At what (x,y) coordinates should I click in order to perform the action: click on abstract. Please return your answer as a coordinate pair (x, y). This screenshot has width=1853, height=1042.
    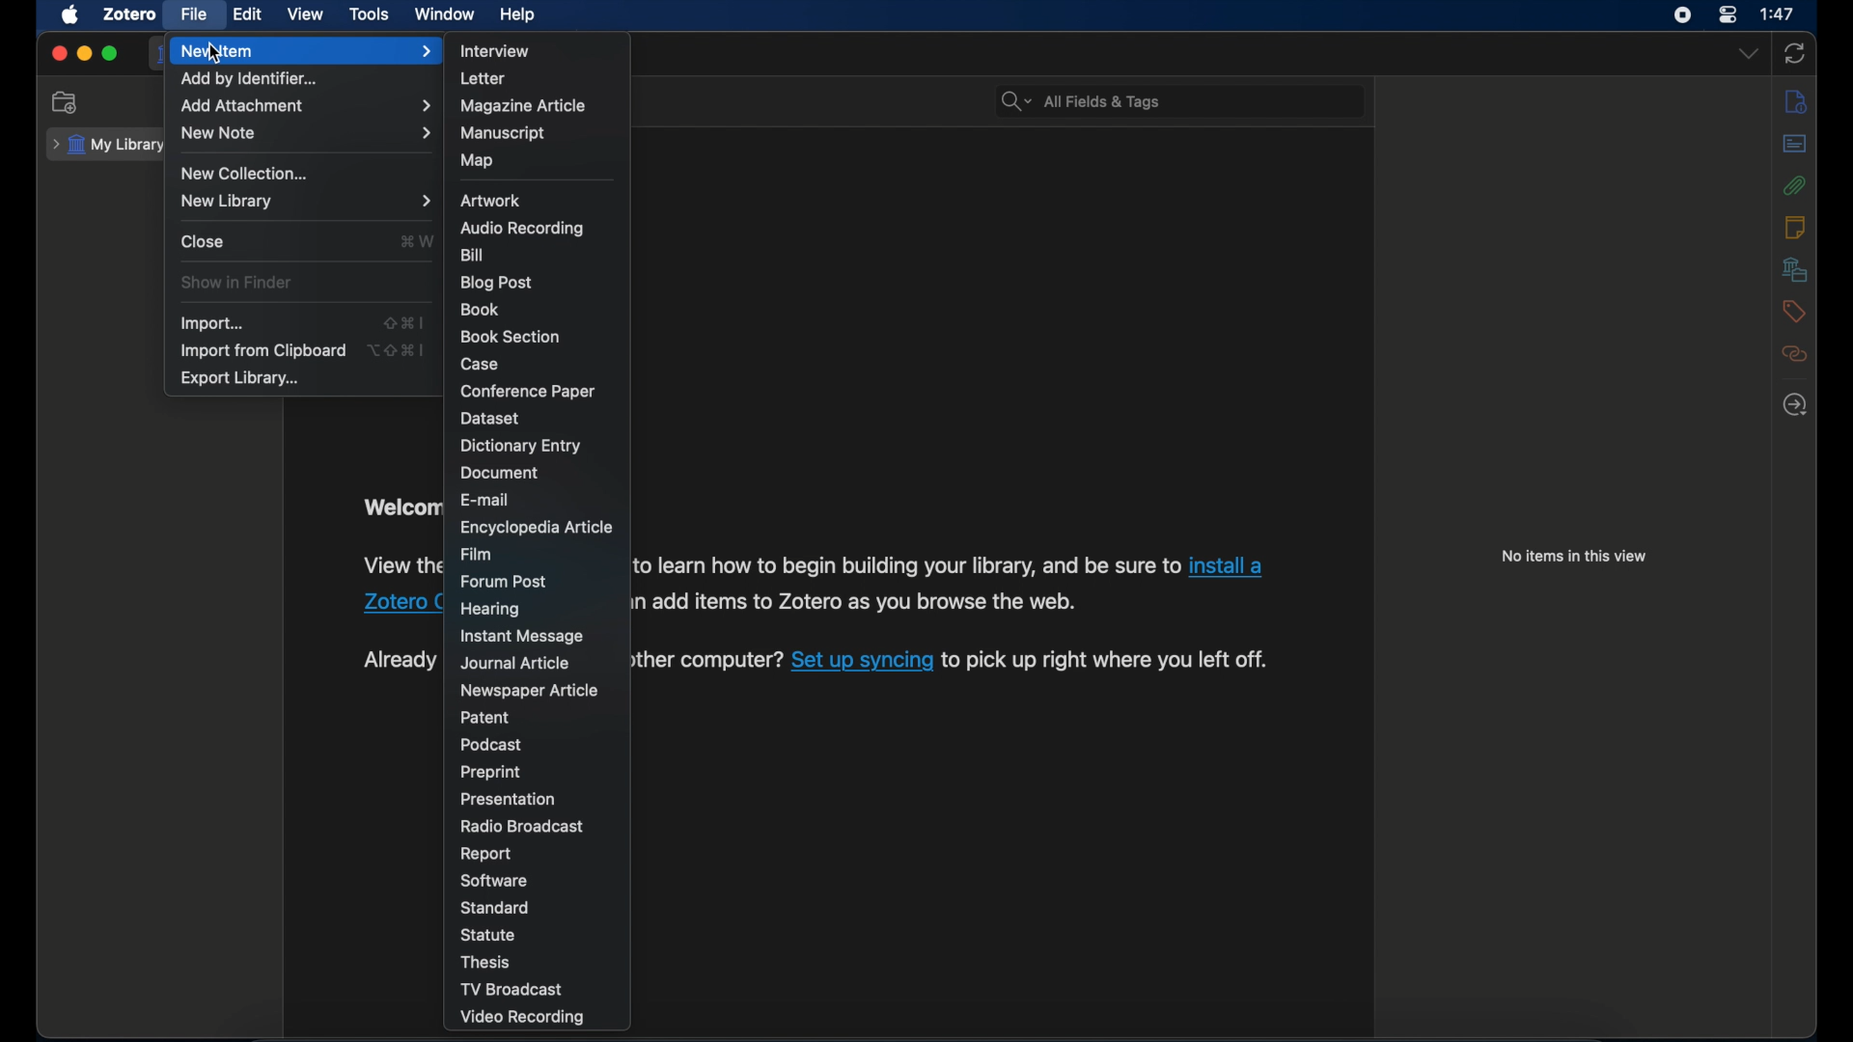
    Looking at the image, I should click on (1796, 145).